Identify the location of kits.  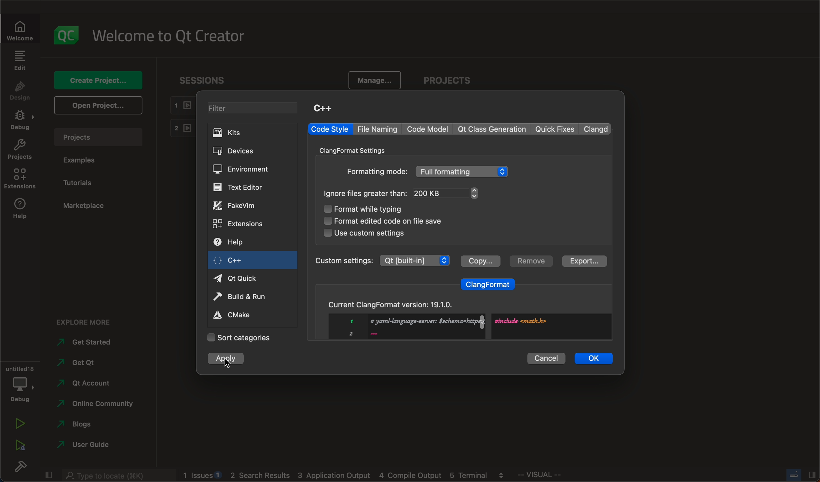
(251, 132).